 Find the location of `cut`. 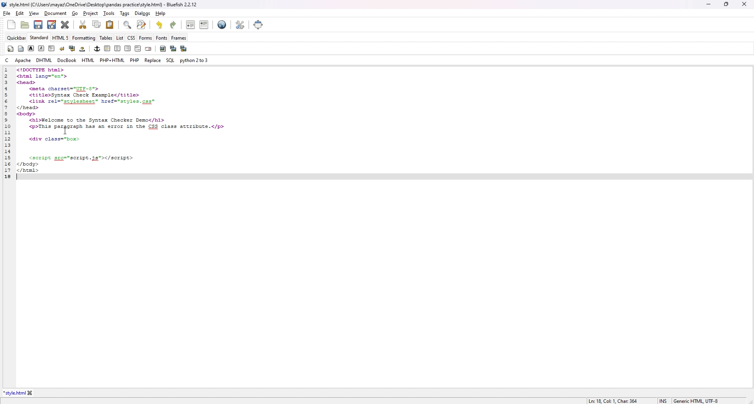

cut is located at coordinates (83, 24).